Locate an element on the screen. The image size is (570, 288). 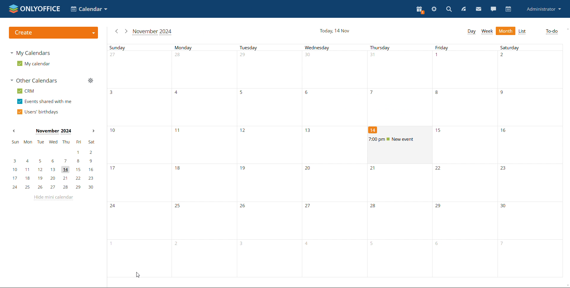
chat is located at coordinates (493, 9).